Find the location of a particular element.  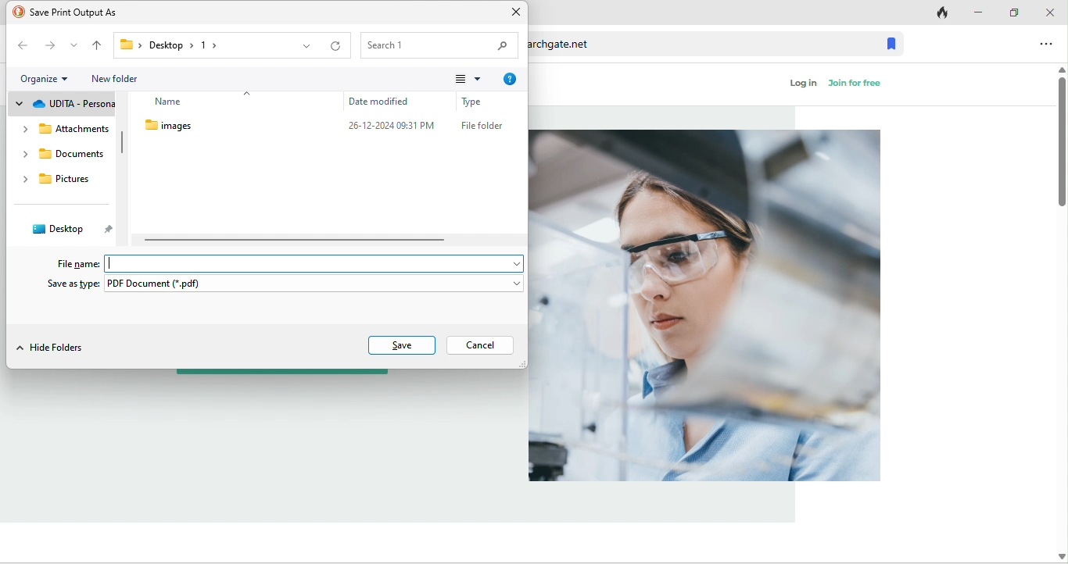

minimize is located at coordinates (976, 11).